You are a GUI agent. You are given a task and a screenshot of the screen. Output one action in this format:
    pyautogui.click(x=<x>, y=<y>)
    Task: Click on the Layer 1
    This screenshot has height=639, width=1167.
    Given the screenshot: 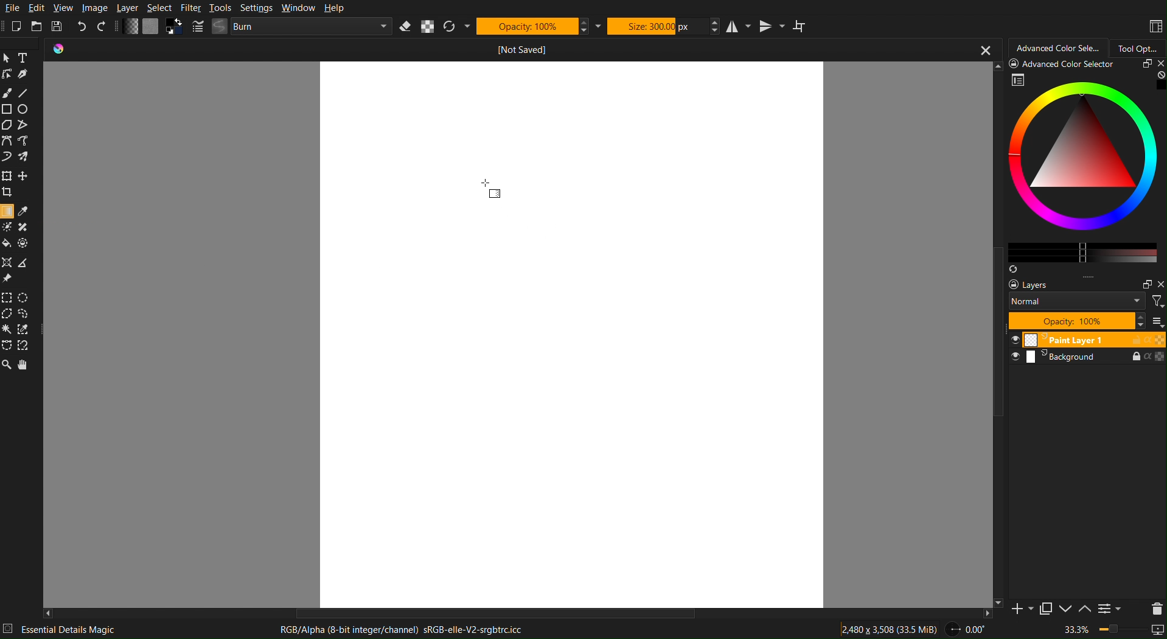 What is the action you would take?
    pyautogui.click(x=1086, y=340)
    